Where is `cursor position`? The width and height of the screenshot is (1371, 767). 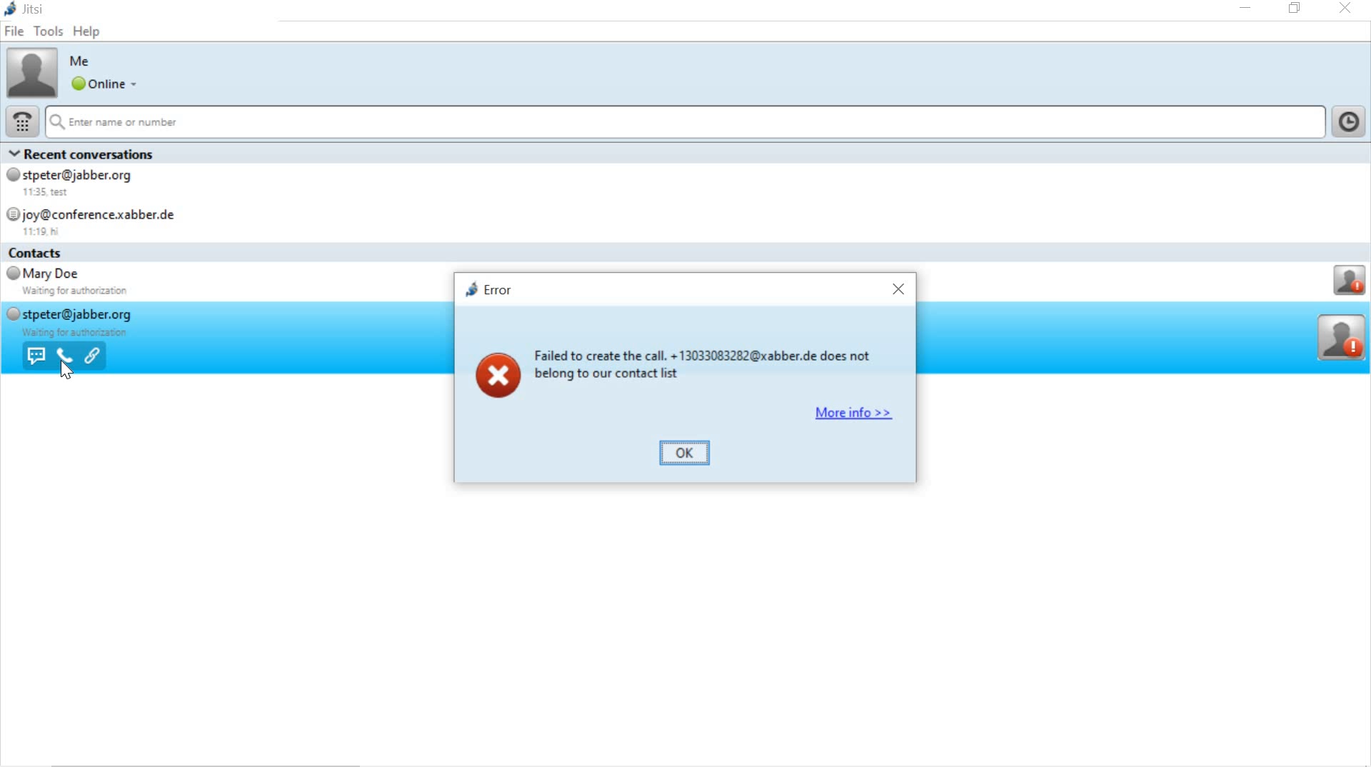
cursor position is located at coordinates (69, 371).